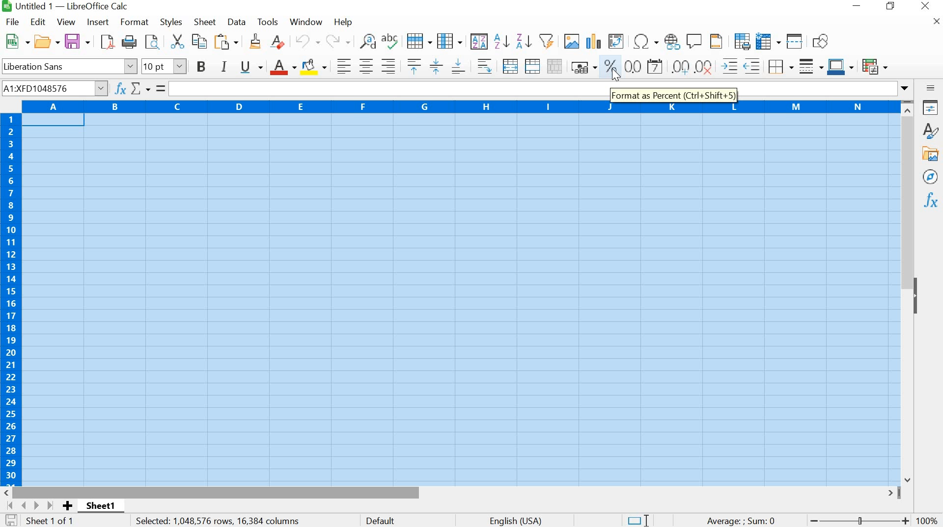 This screenshot has width=943, height=527. Describe the element at coordinates (419, 41) in the screenshot. I see `ROW` at that location.